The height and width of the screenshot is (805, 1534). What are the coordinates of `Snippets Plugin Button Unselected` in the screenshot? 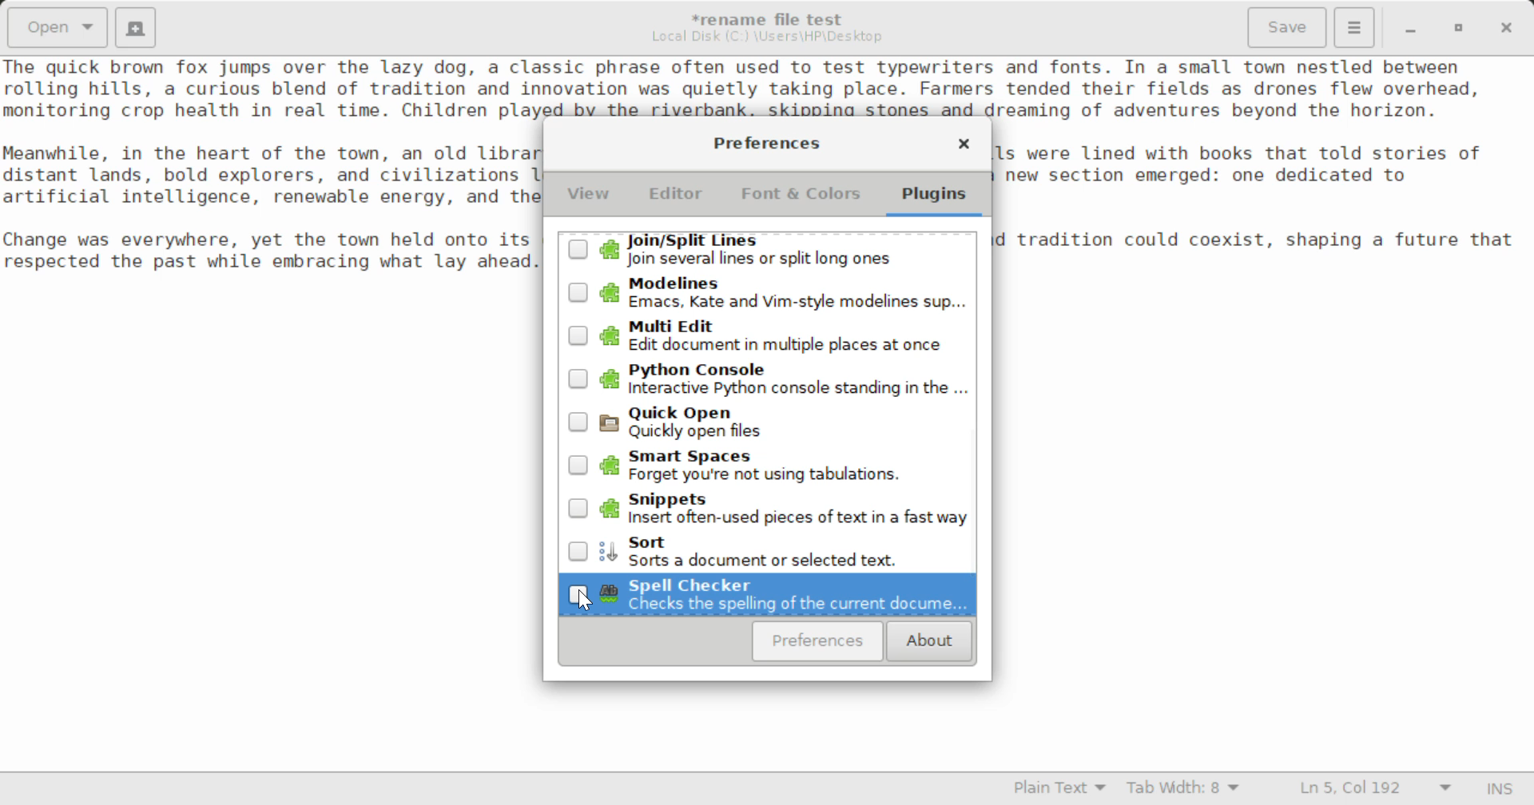 It's located at (768, 506).